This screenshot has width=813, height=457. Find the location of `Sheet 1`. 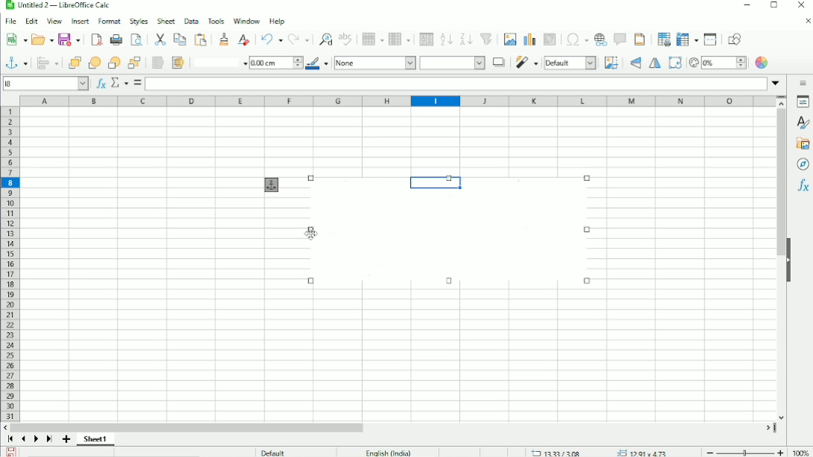

Sheet 1 is located at coordinates (95, 439).